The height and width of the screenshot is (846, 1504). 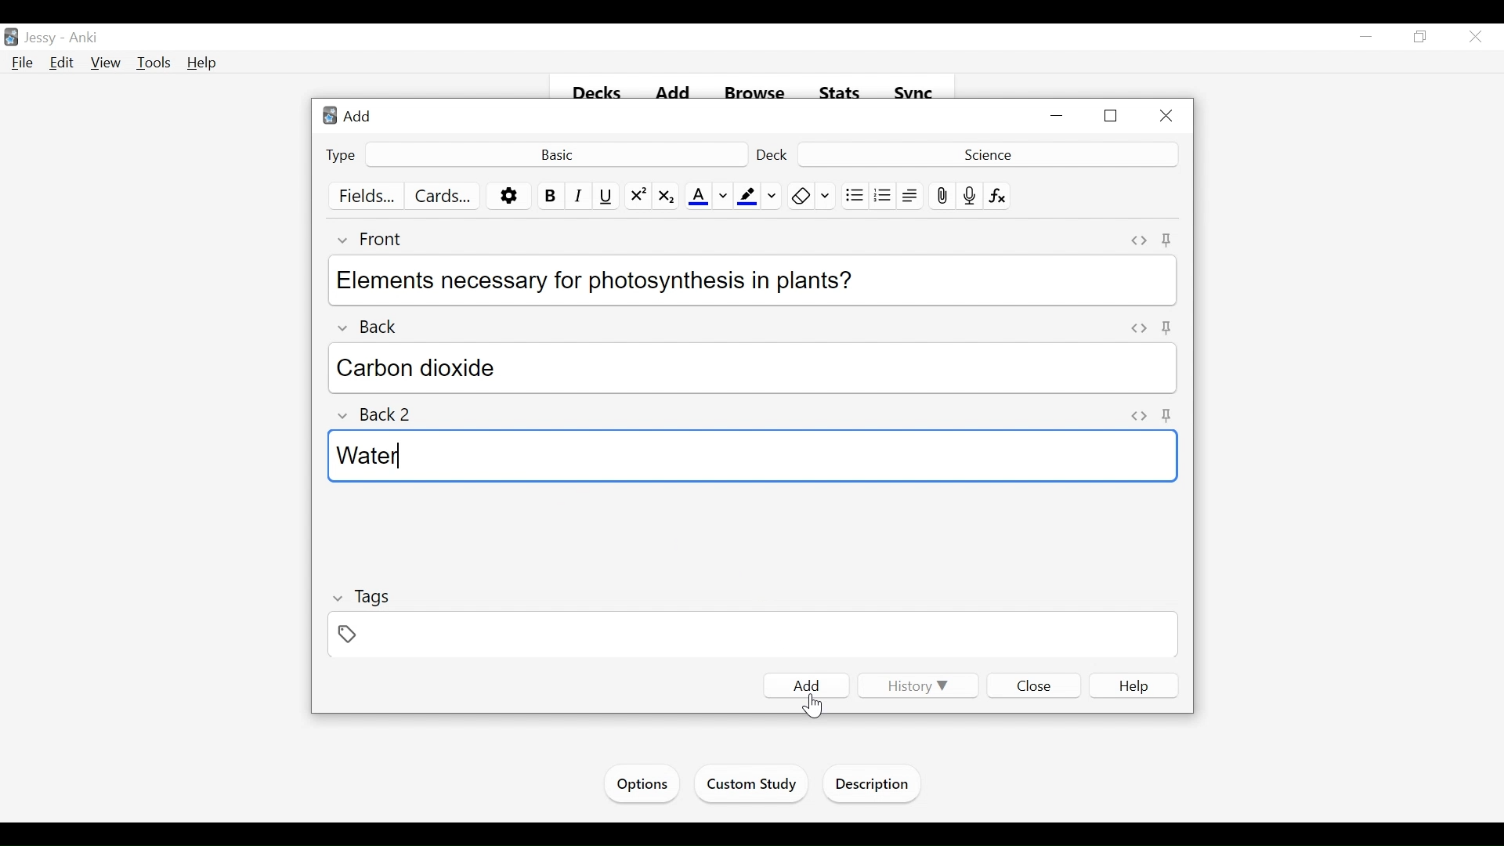 I want to click on Decks, so click(x=598, y=94).